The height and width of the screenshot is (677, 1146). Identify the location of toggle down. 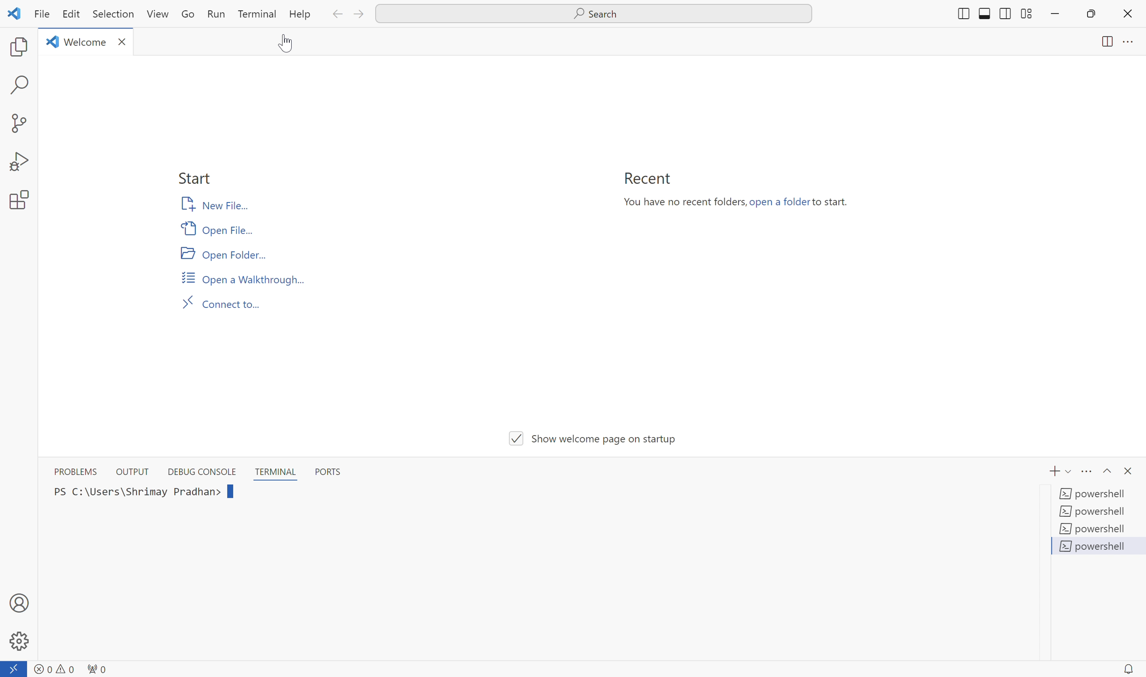
(1066, 472).